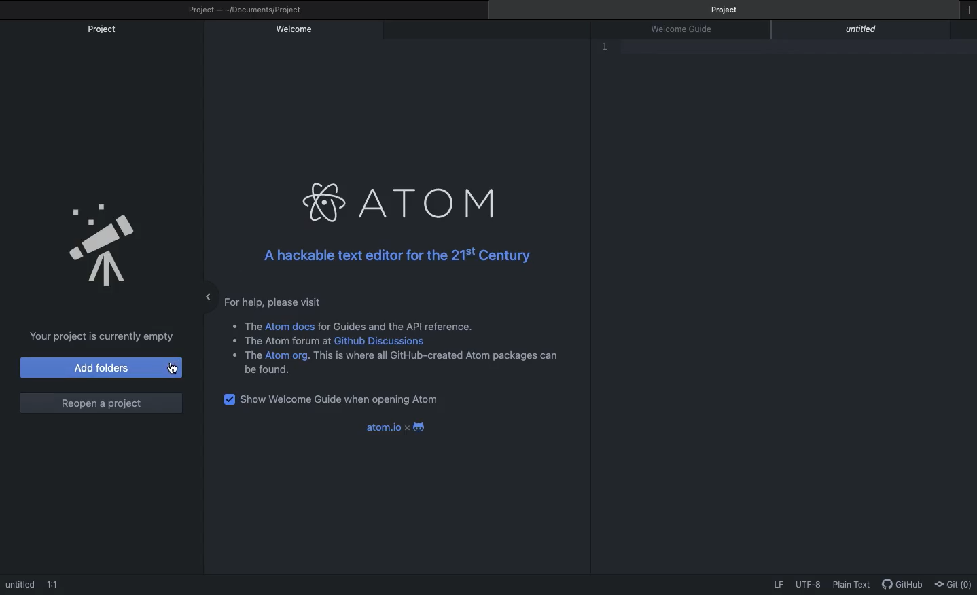 The width and height of the screenshot is (977, 595). What do you see at coordinates (247, 10) in the screenshot?
I see `Project` at bounding box center [247, 10].